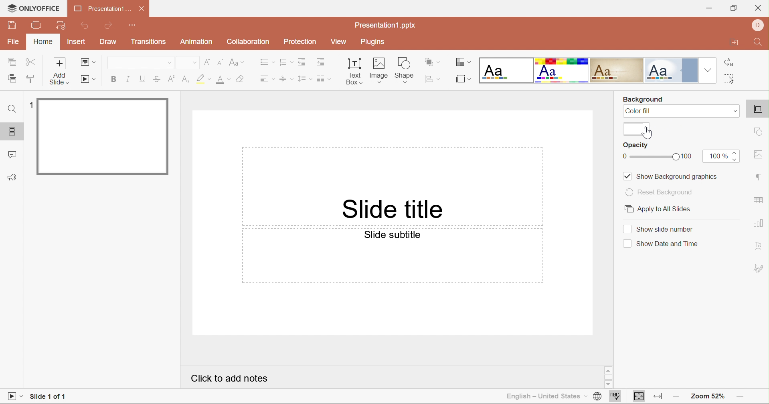 The image size is (769, 404). What do you see at coordinates (759, 24) in the screenshot?
I see `DELL` at bounding box center [759, 24].